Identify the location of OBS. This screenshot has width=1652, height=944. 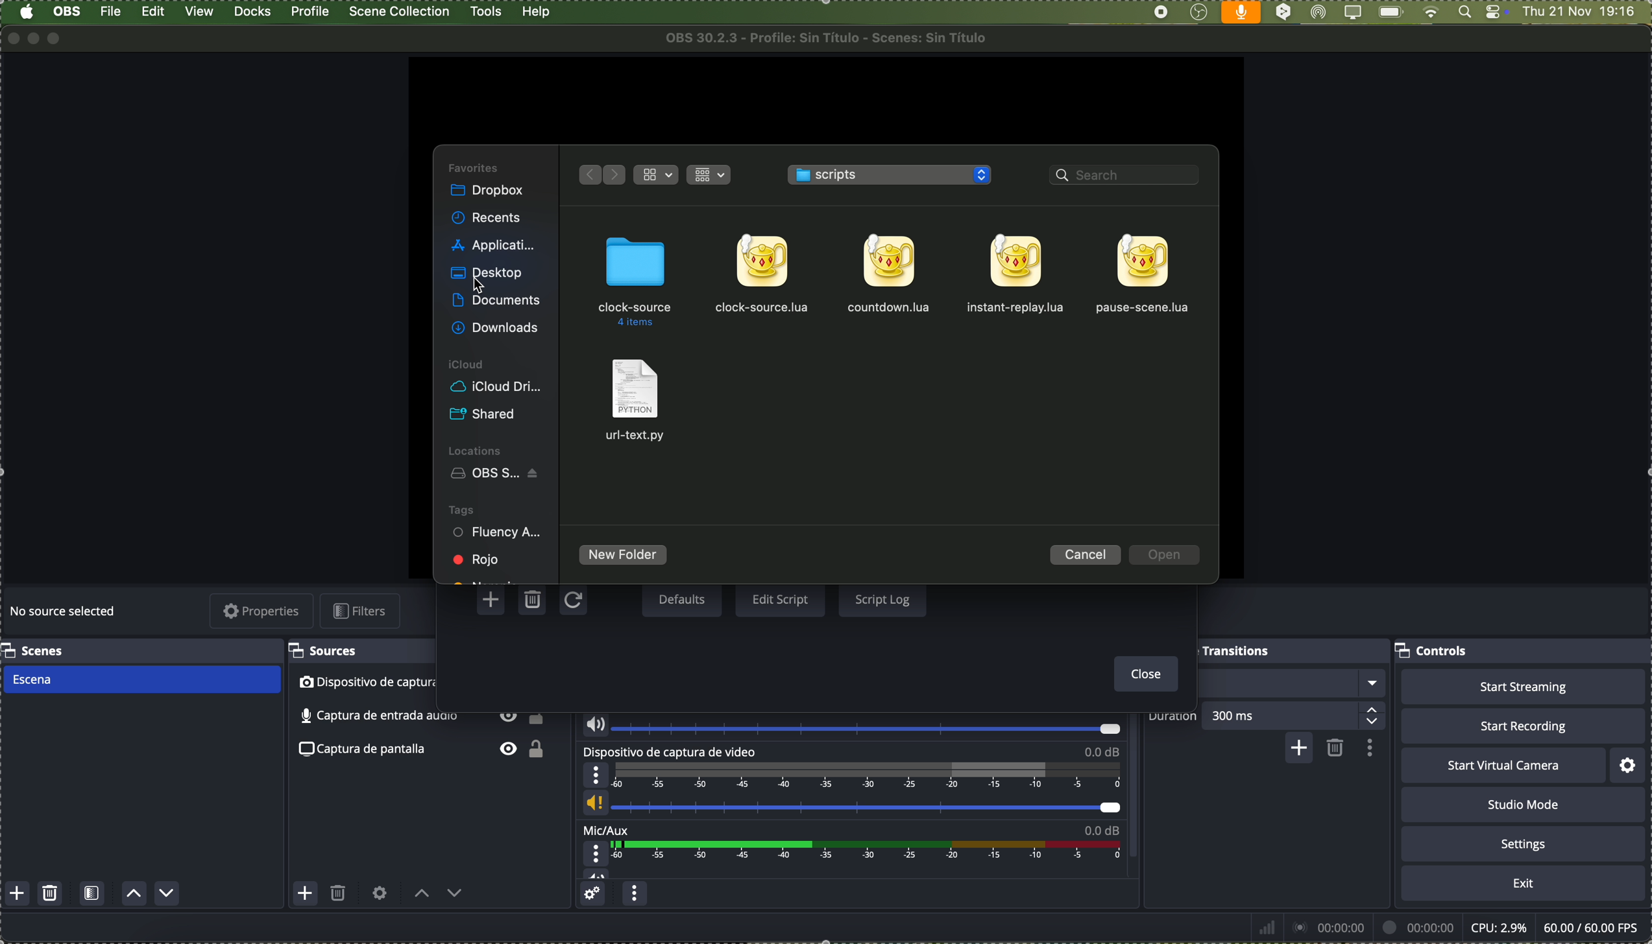
(68, 11).